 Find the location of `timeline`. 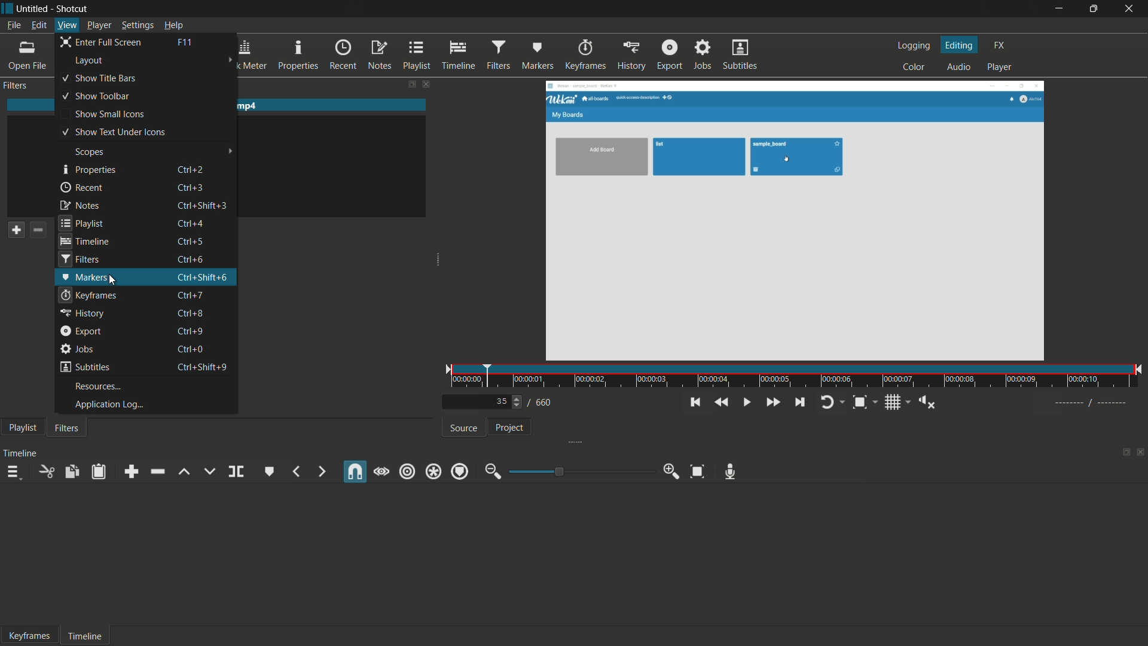

timeline is located at coordinates (83, 242).